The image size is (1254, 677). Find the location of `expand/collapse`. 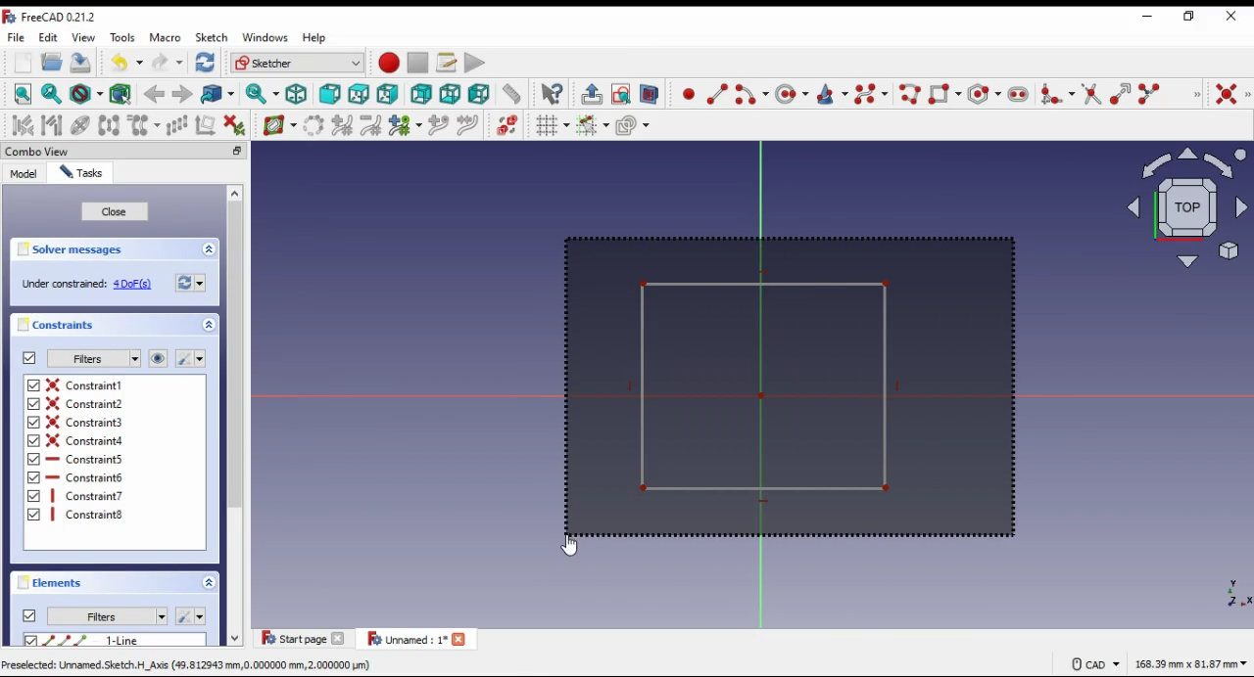

expand/collapse is located at coordinates (210, 325).